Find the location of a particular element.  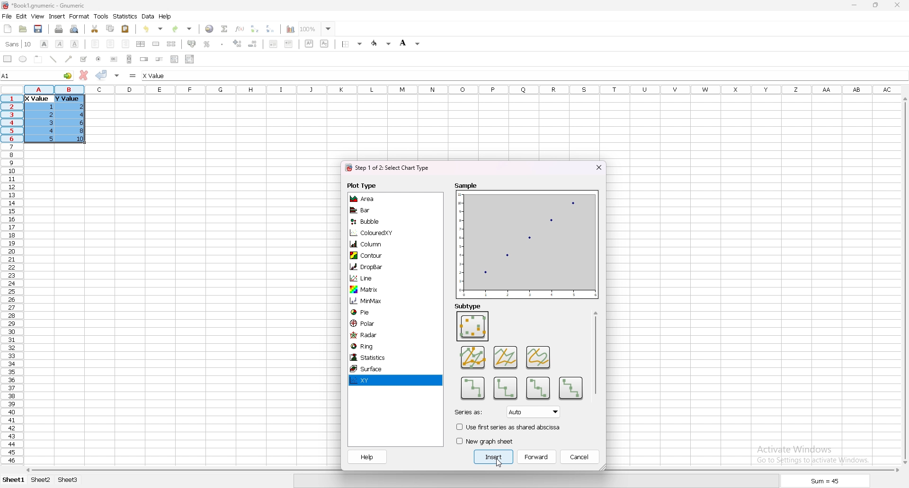

surface is located at coordinates (377, 369).